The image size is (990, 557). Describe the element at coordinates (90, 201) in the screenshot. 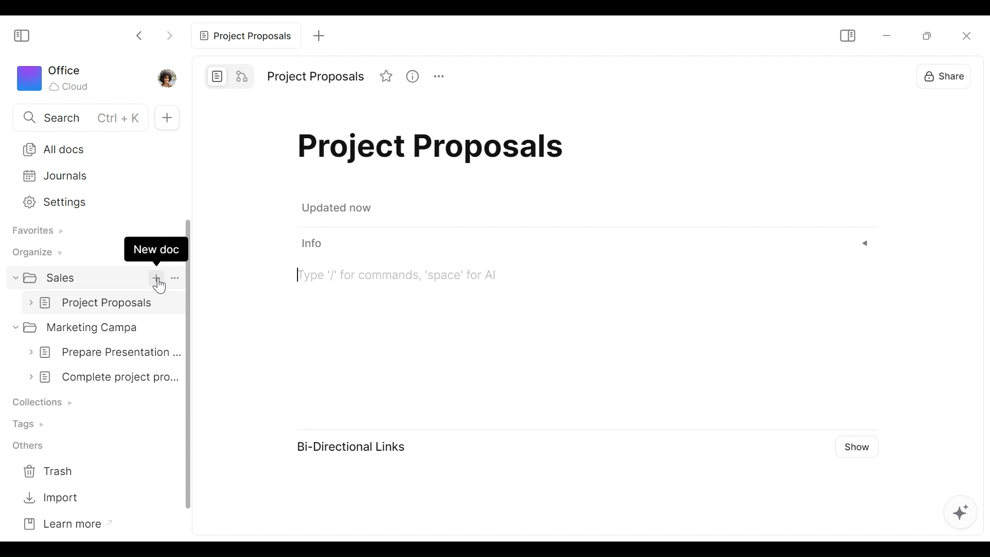

I see `Settings` at that location.